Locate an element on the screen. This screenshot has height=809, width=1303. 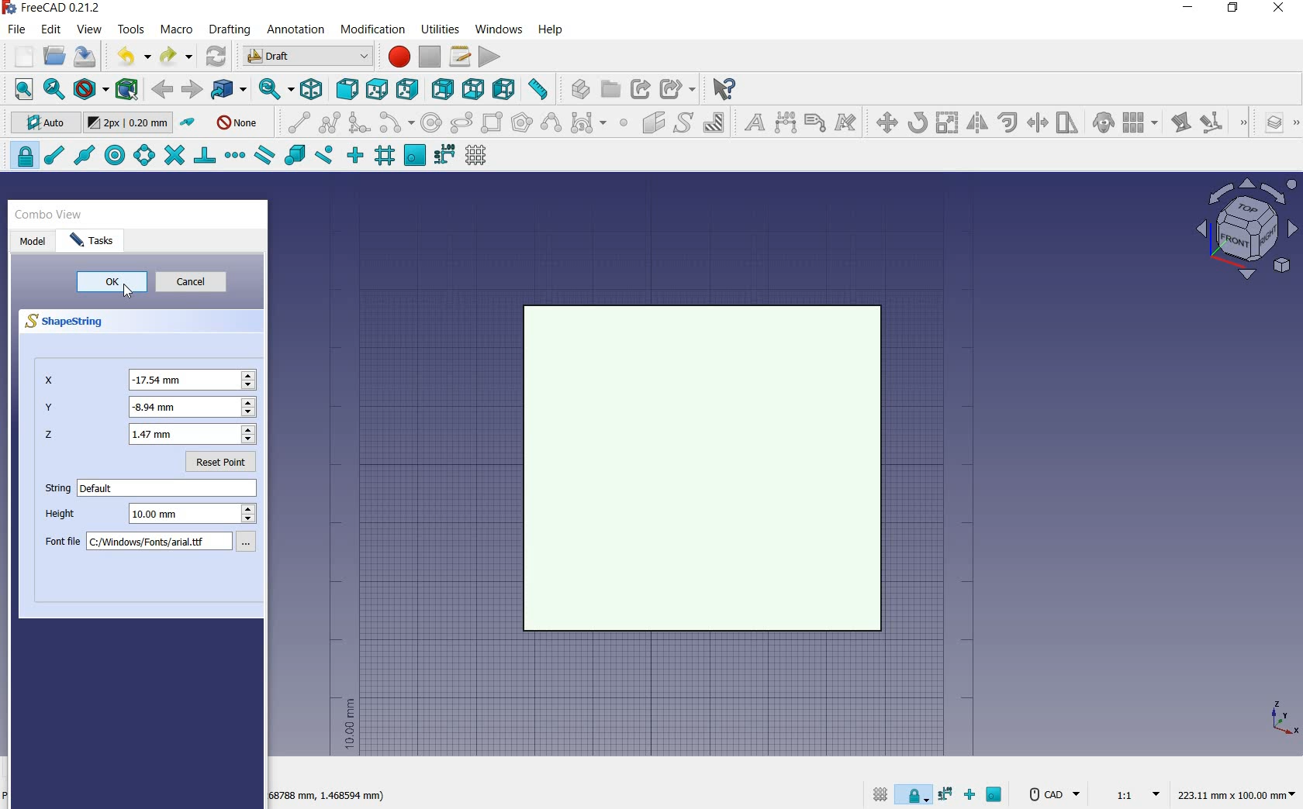
snap parallel is located at coordinates (264, 156).